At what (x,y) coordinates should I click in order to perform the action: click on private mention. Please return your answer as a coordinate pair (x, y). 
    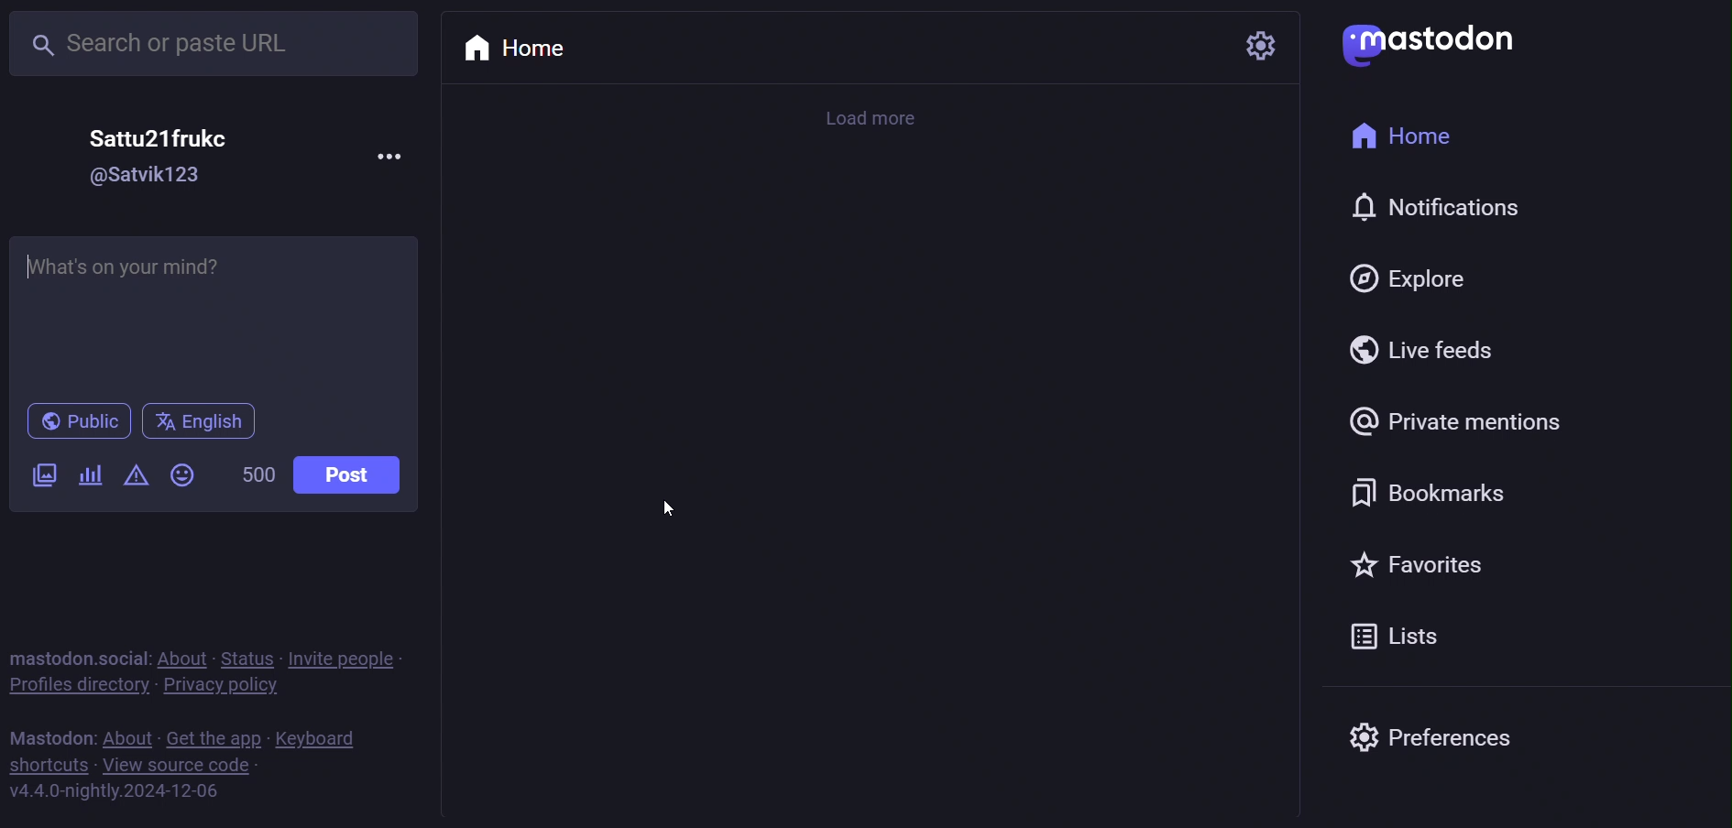
    Looking at the image, I should click on (1457, 423).